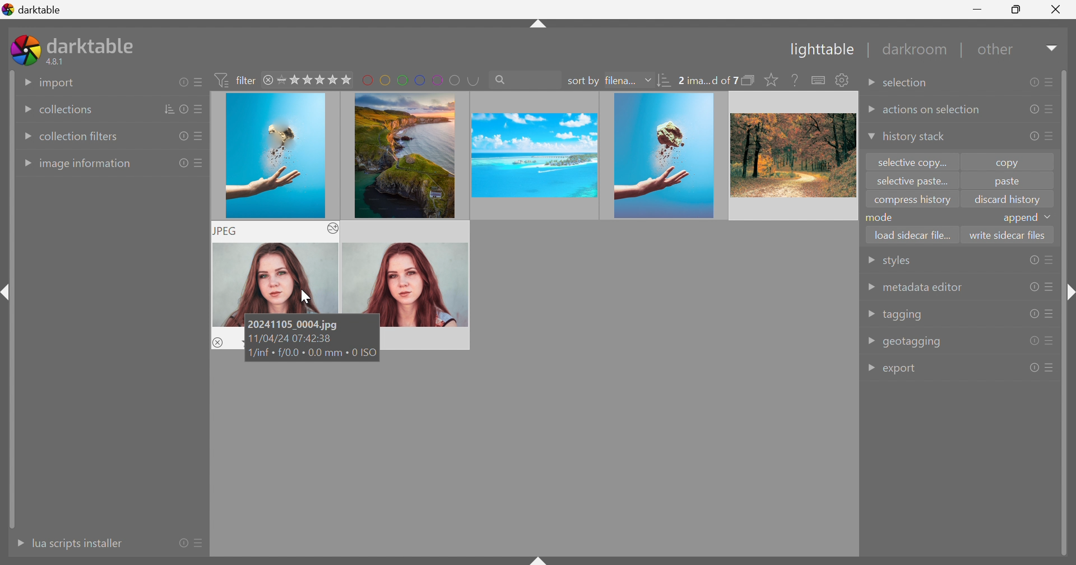 The image size is (1076, 565). Describe the element at coordinates (1068, 294) in the screenshot. I see `shift+ctrl+r` at that location.